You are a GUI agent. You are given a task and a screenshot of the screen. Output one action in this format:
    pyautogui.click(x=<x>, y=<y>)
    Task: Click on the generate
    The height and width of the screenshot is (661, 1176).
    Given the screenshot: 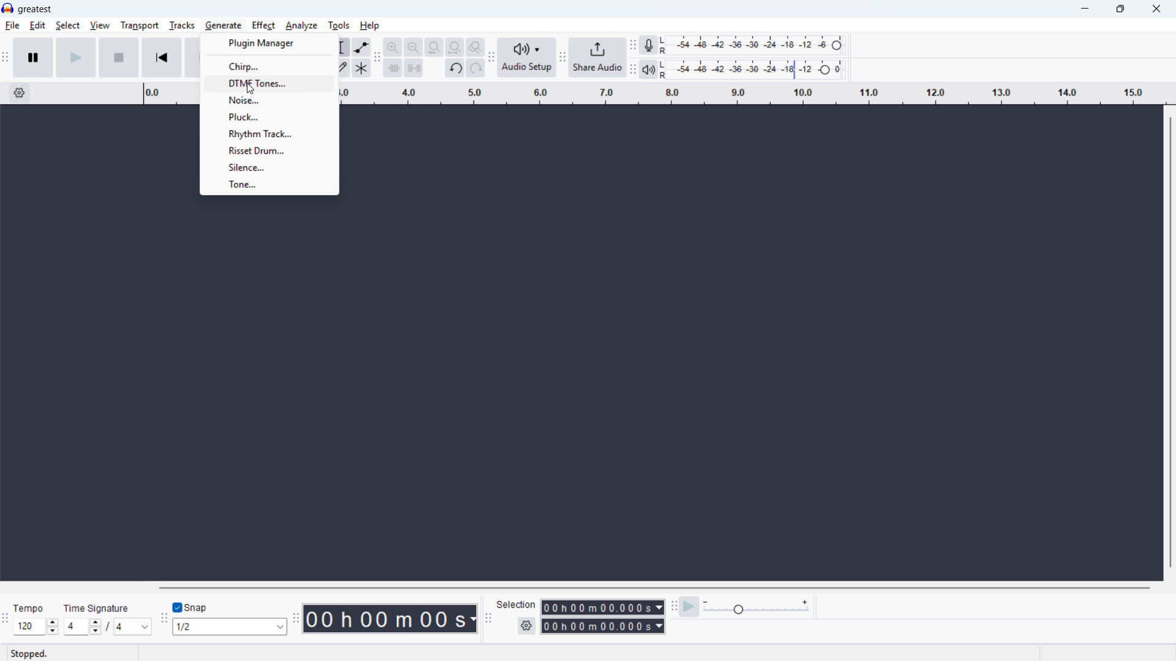 What is the action you would take?
    pyautogui.click(x=222, y=26)
    